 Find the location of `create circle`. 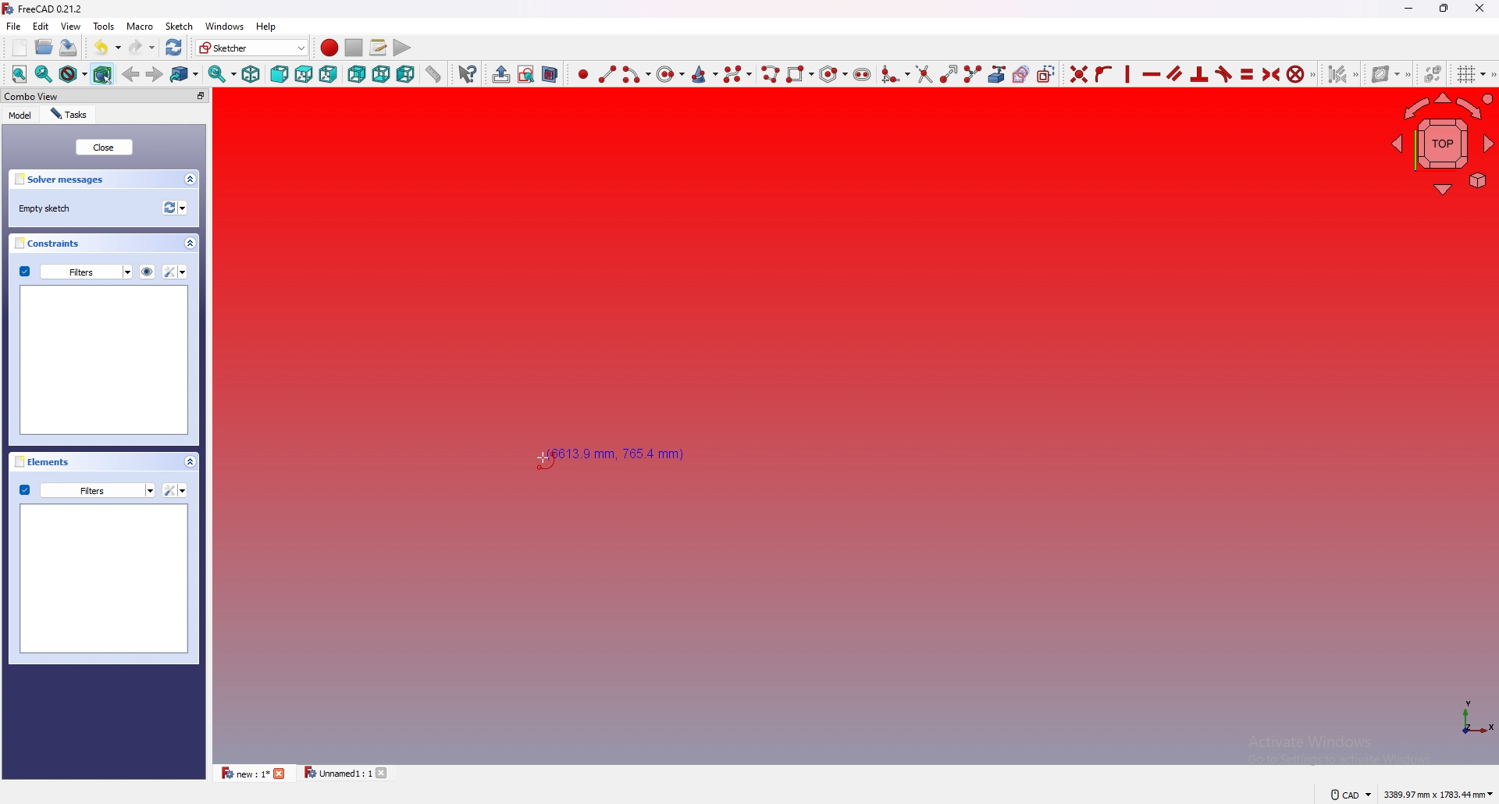

create circle is located at coordinates (669, 75).